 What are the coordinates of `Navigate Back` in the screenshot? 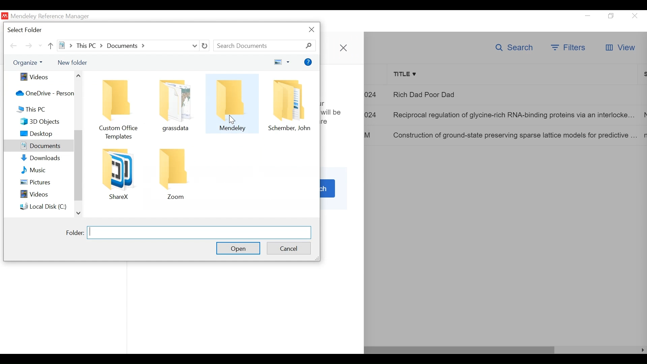 It's located at (13, 47).